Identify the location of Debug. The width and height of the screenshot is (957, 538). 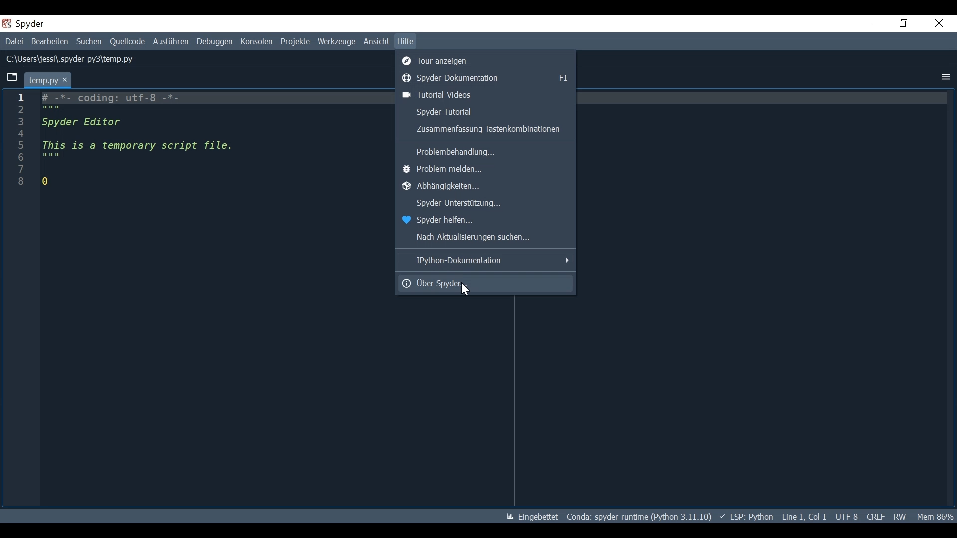
(214, 42).